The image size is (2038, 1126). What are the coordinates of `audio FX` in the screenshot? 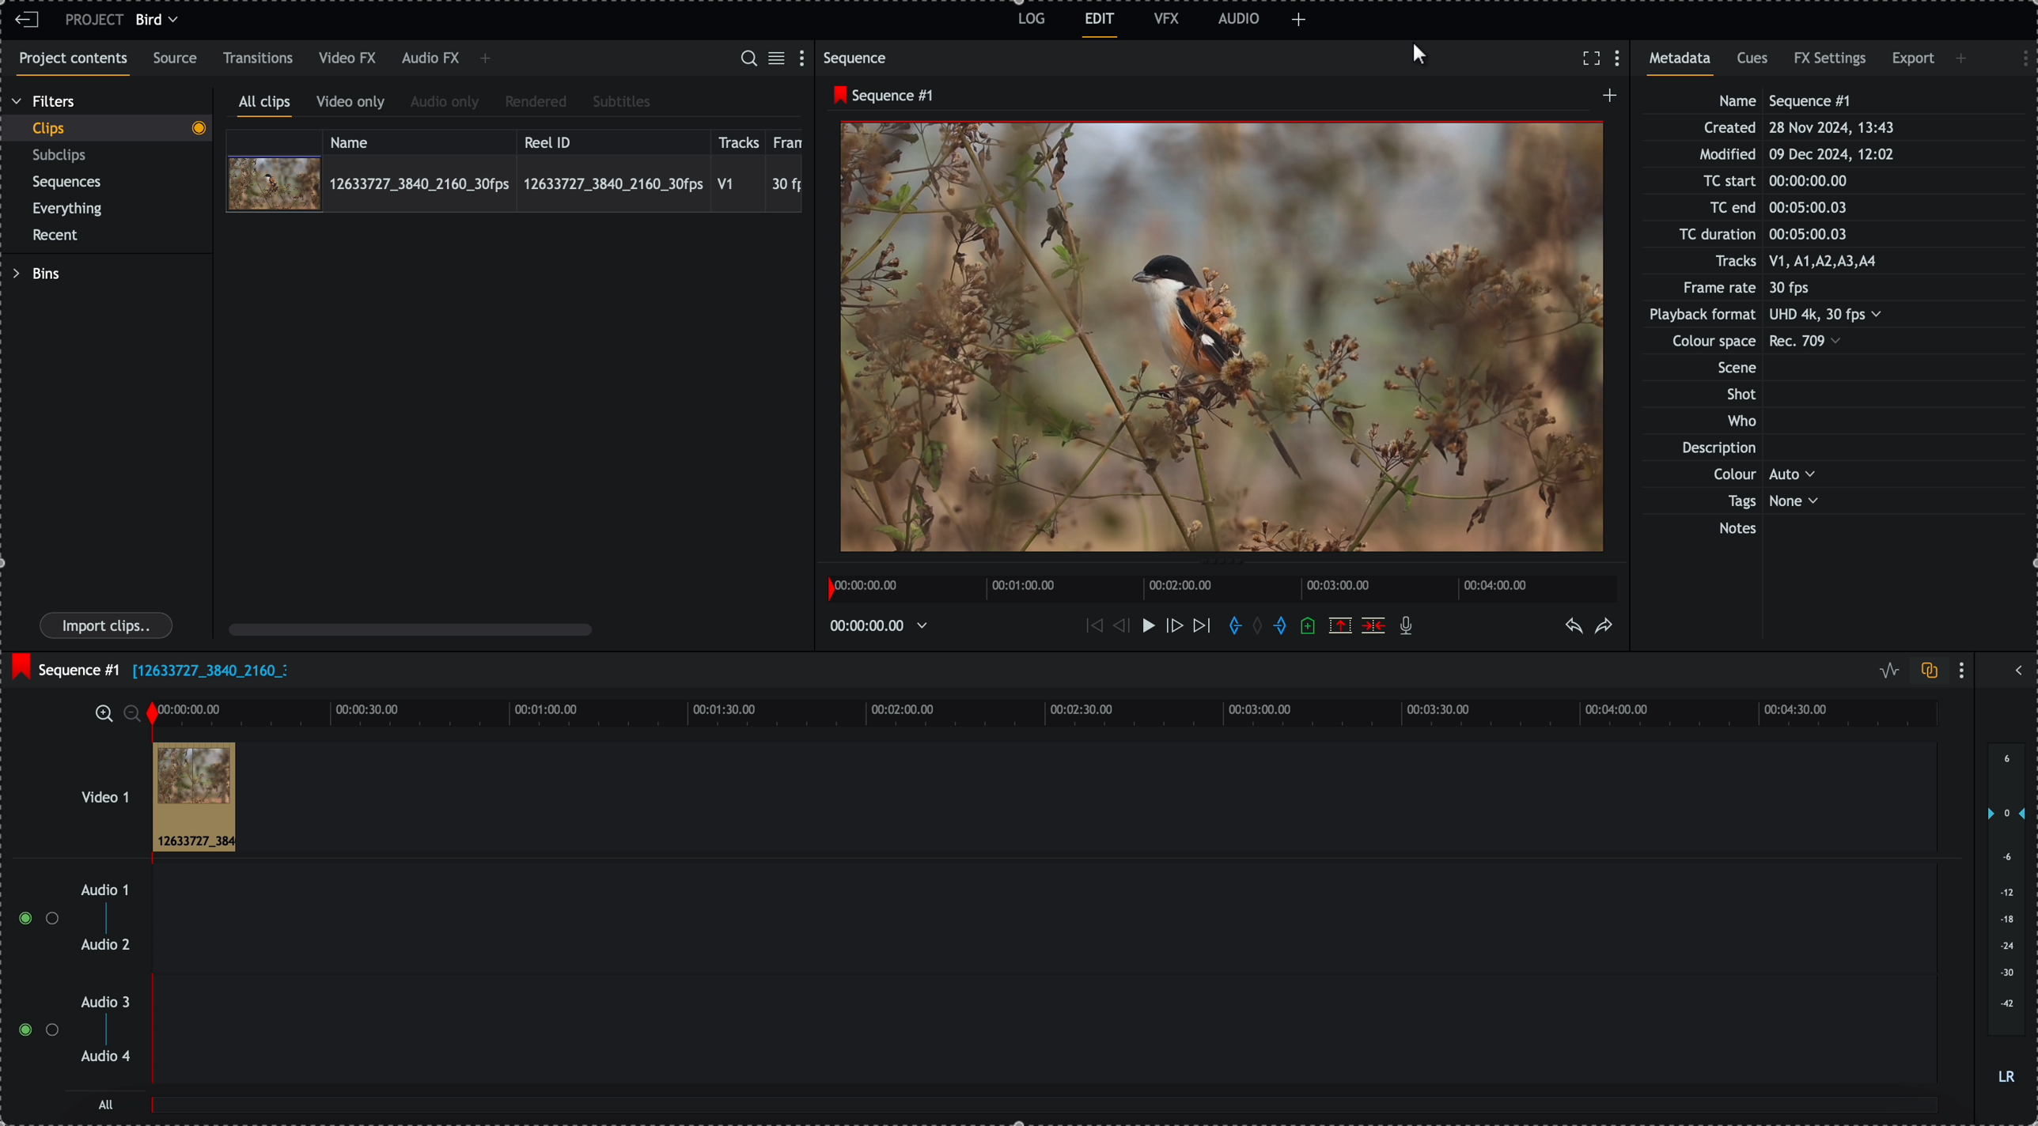 It's located at (430, 59).